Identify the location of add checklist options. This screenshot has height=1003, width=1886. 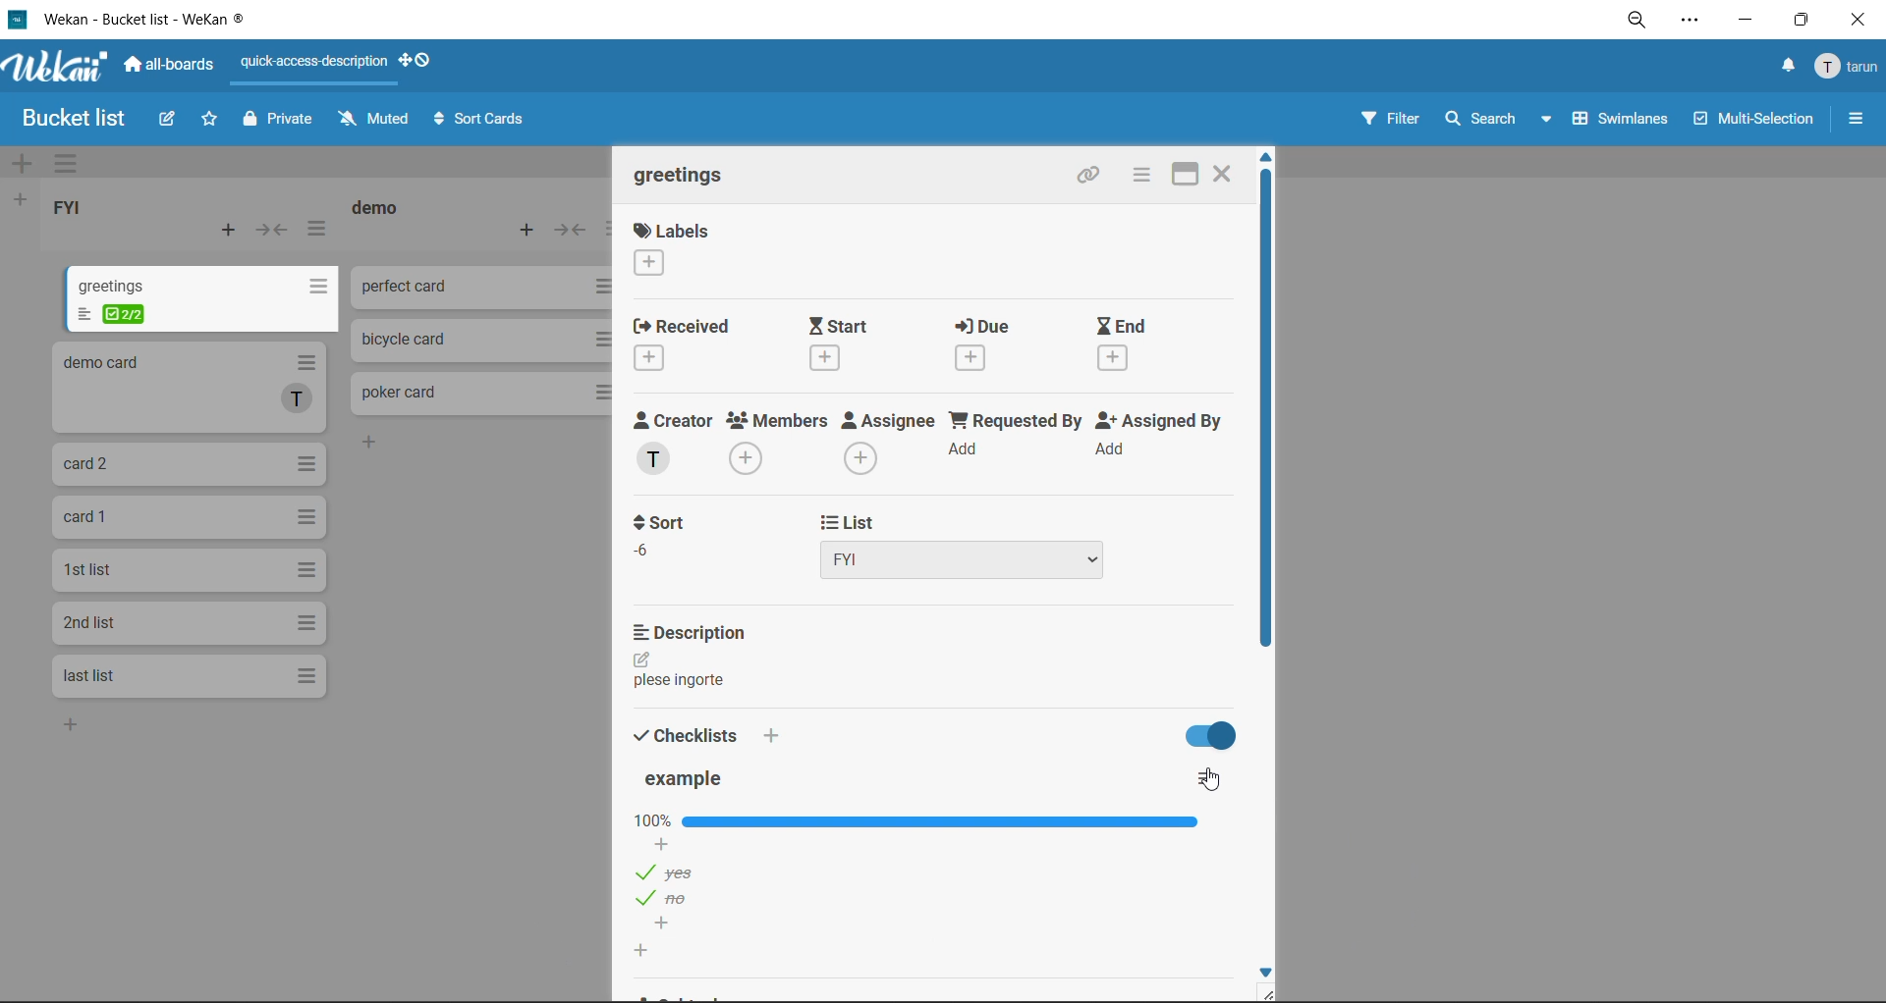
(666, 925).